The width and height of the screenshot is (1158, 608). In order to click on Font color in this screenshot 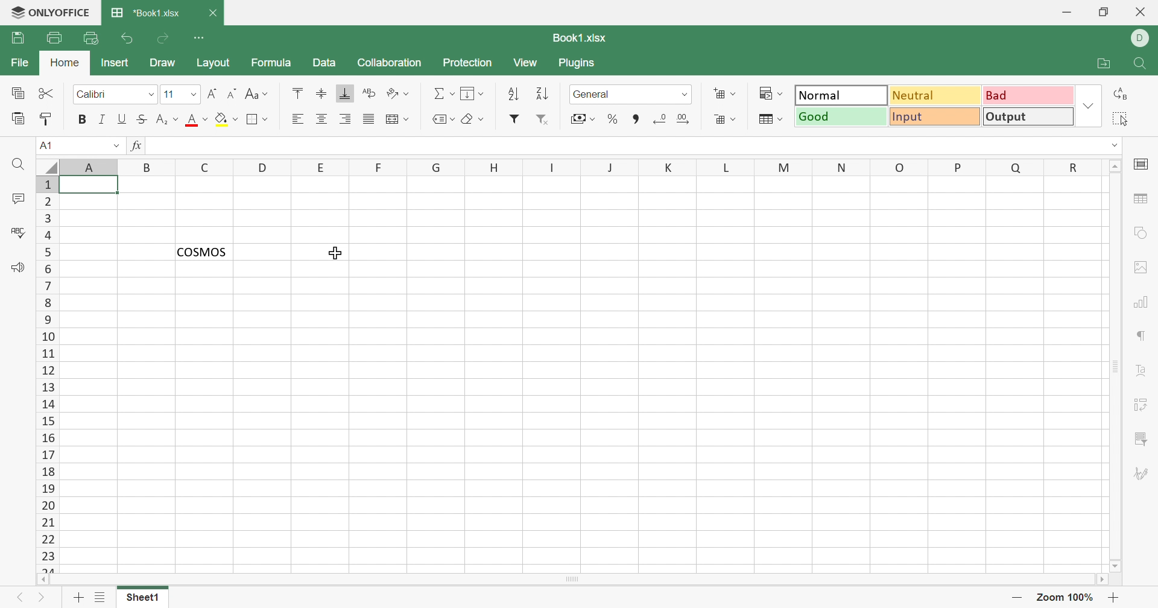, I will do `click(197, 119)`.